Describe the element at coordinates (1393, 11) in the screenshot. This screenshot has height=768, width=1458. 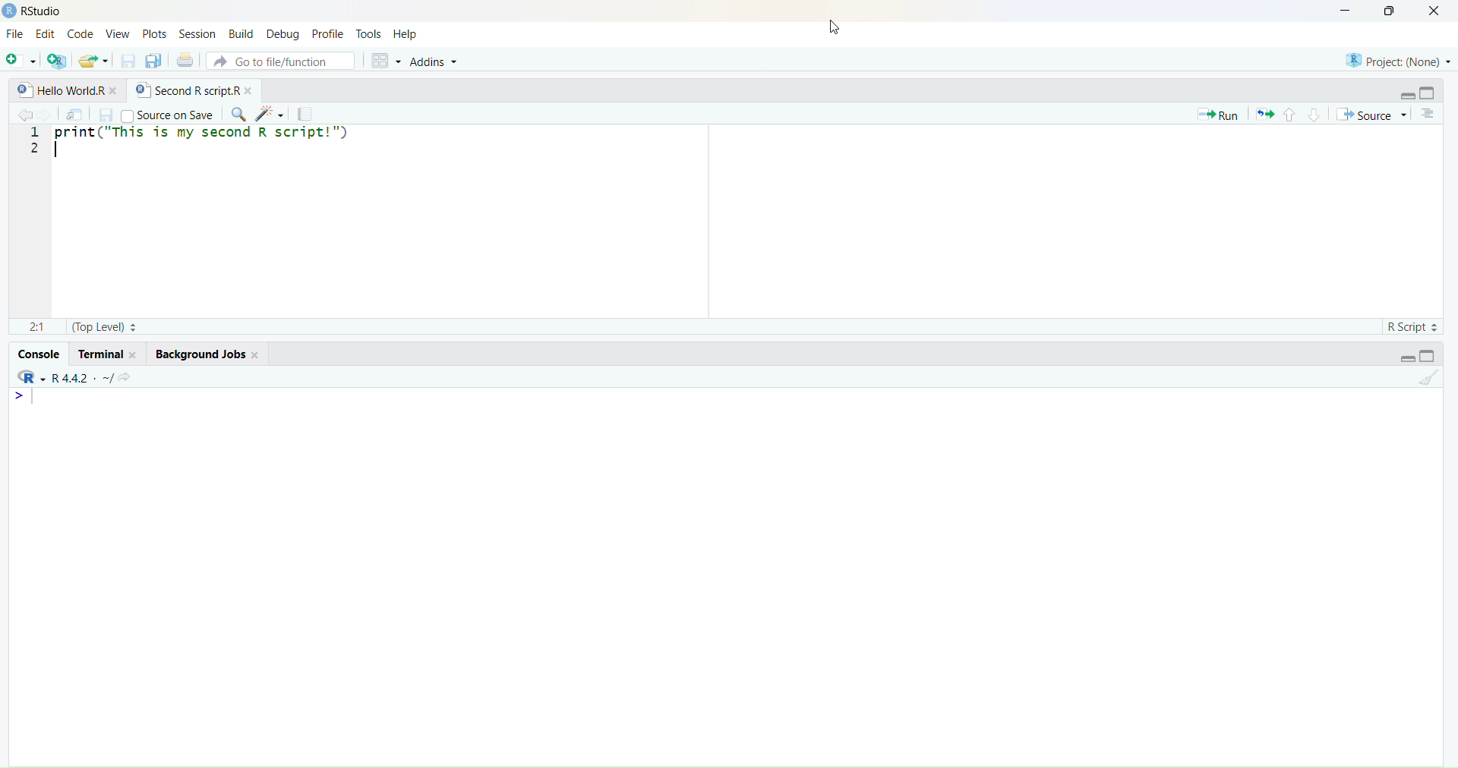
I see `Maximize` at that location.